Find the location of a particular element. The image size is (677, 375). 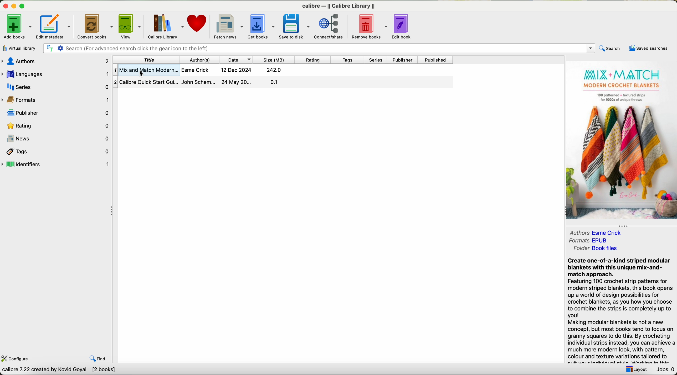

connect/share is located at coordinates (330, 27).